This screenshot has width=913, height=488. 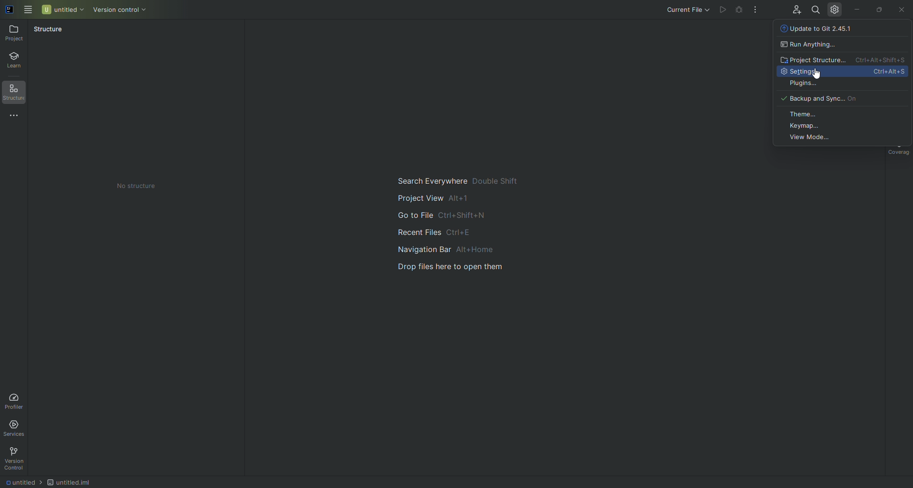 What do you see at coordinates (722, 9) in the screenshot?
I see `Cannot run file` at bounding box center [722, 9].